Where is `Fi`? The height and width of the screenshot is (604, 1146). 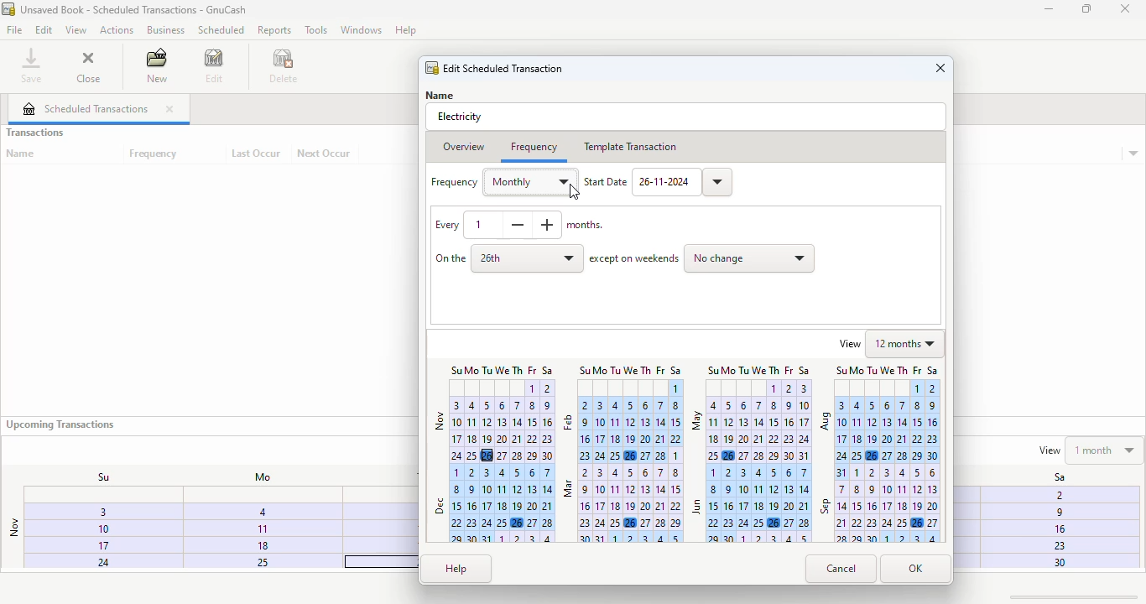
Fi is located at coordinates (1056, 494).